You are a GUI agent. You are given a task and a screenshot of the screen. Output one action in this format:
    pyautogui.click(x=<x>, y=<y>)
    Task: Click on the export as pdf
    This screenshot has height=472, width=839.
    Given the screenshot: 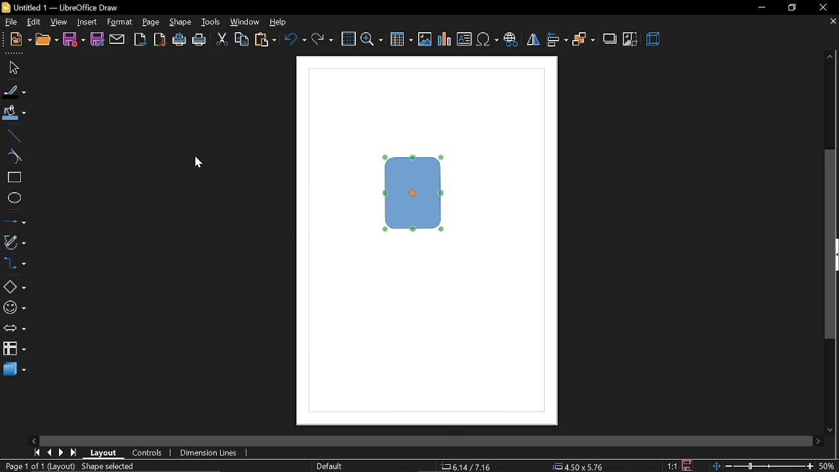 What is the action you would take?
    pyautogui.click(x=161, y=39)
    